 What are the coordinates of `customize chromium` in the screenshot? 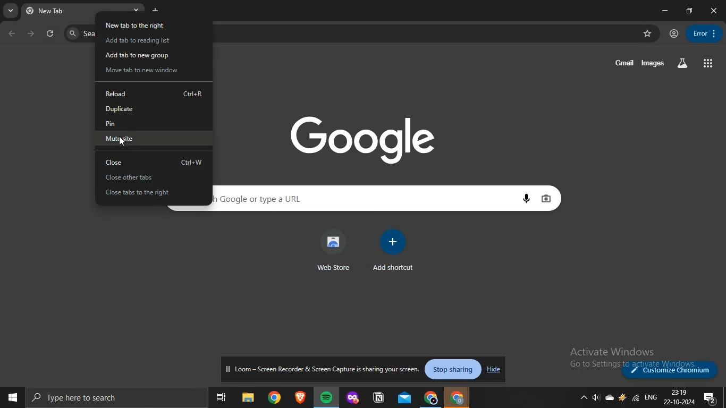 It's located at (672, 370).